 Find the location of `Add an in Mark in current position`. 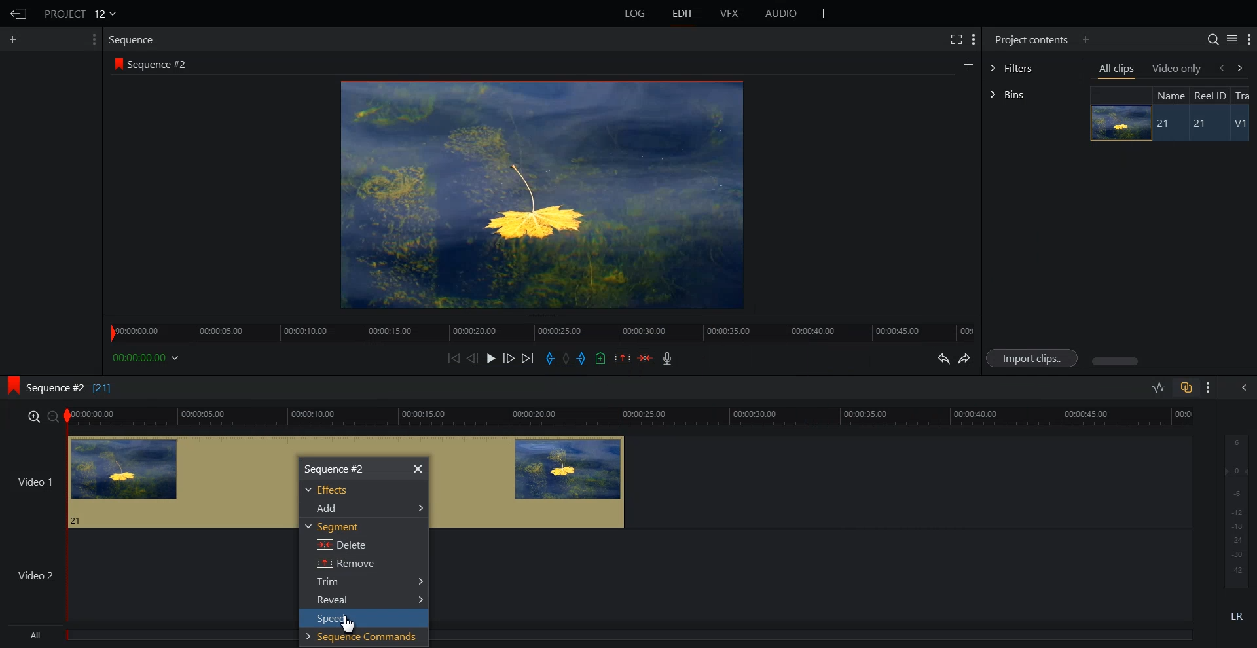

Add an in Mark in current position is located at coordinates (549, 359).